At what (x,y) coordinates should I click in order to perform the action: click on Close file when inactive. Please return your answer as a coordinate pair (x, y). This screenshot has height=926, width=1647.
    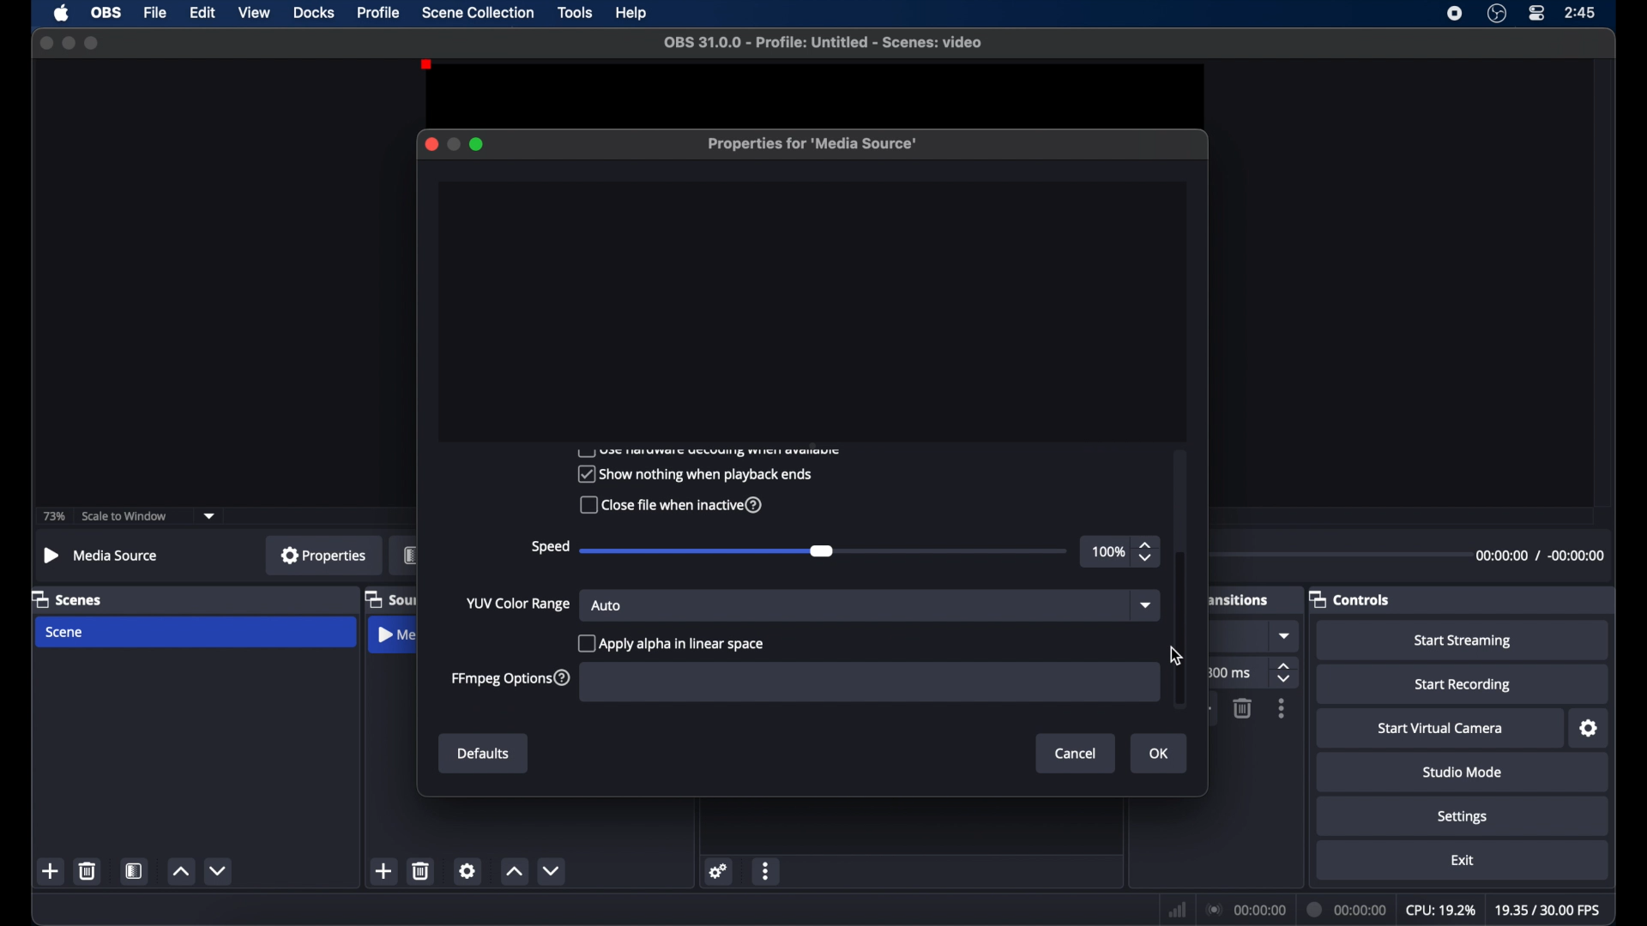
    Looking at the image, I should click on (668, 507).